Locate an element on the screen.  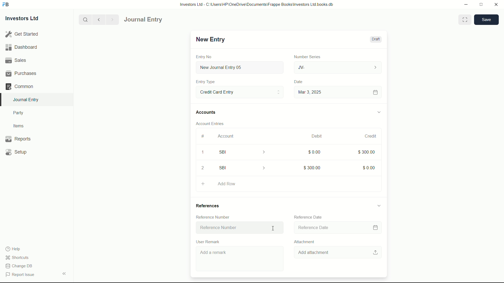
maximize is located at coordinates (481, 4).